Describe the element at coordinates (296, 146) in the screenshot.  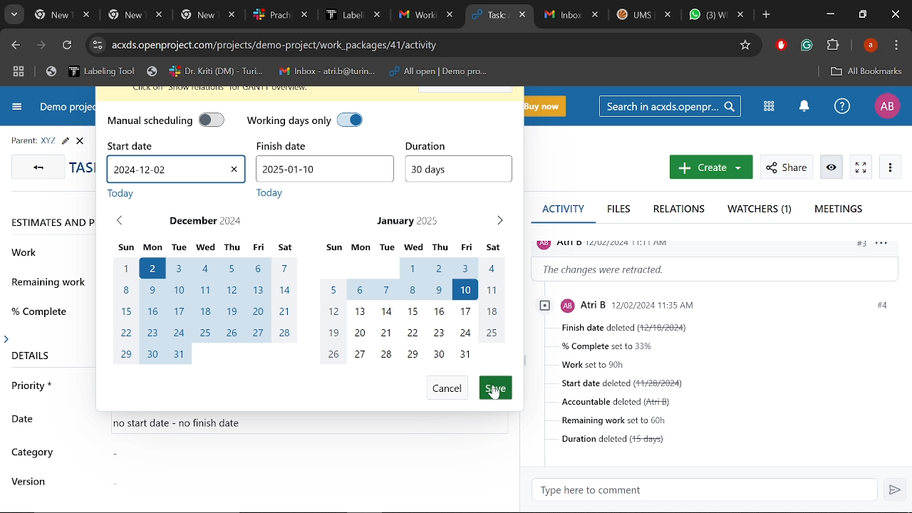
I see `finish date` at that location.